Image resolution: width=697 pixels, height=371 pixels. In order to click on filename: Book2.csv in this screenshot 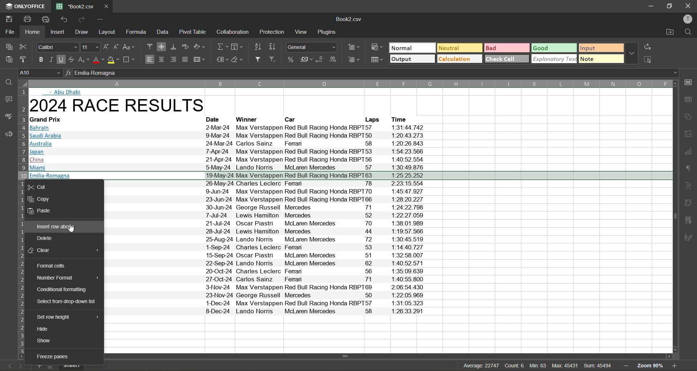, I will do `click(76, 7)`.